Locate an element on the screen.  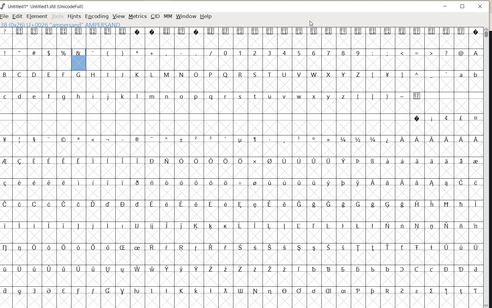
ENCODING is located at coordinates (96, 17).